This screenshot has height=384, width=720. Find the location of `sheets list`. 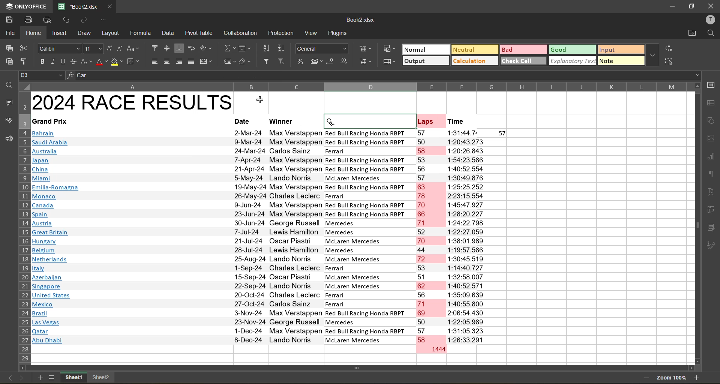

sheets list is located at coordinates (52, 378).